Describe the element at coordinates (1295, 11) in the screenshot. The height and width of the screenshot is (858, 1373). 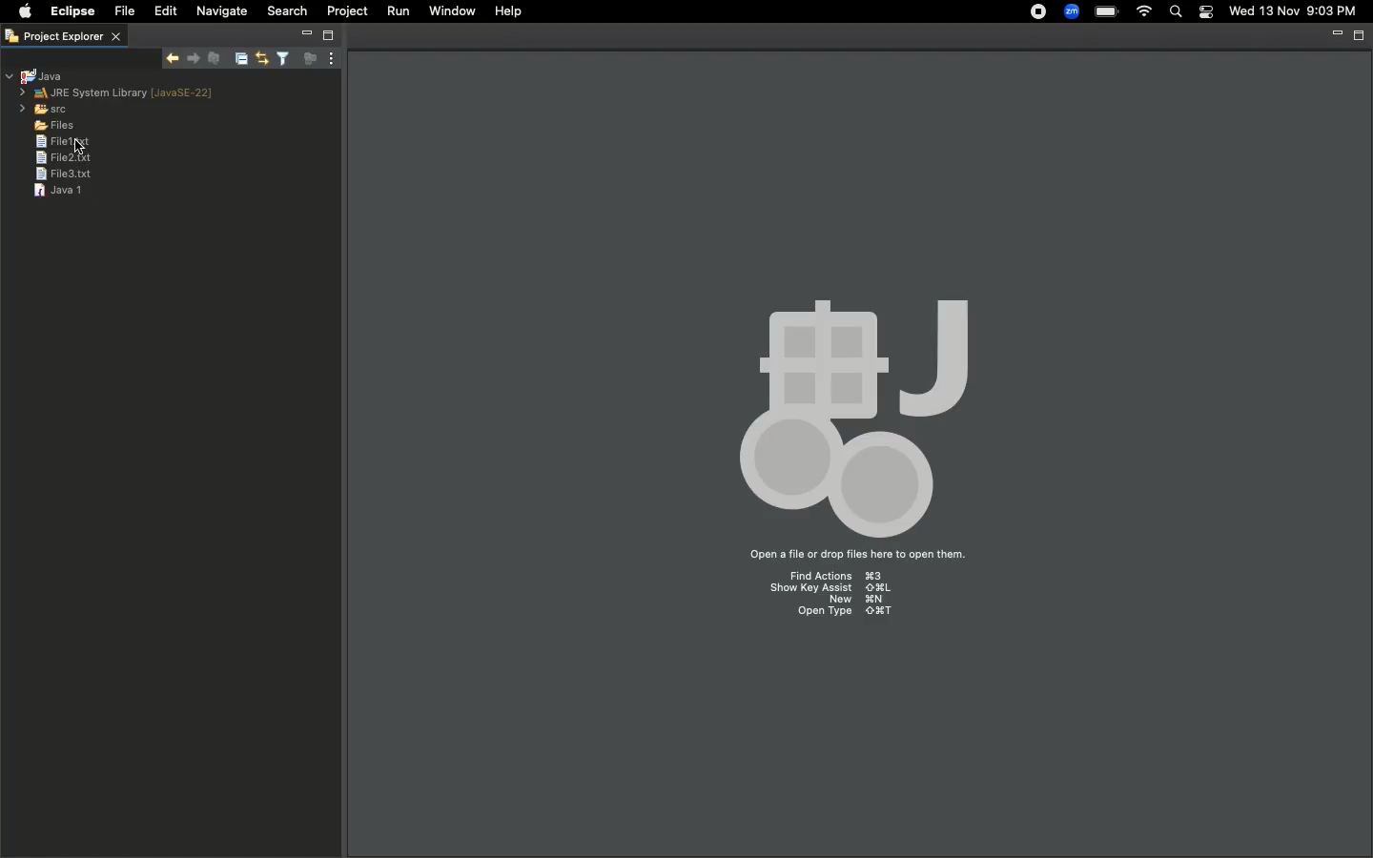
I see `Date/time` at that location.